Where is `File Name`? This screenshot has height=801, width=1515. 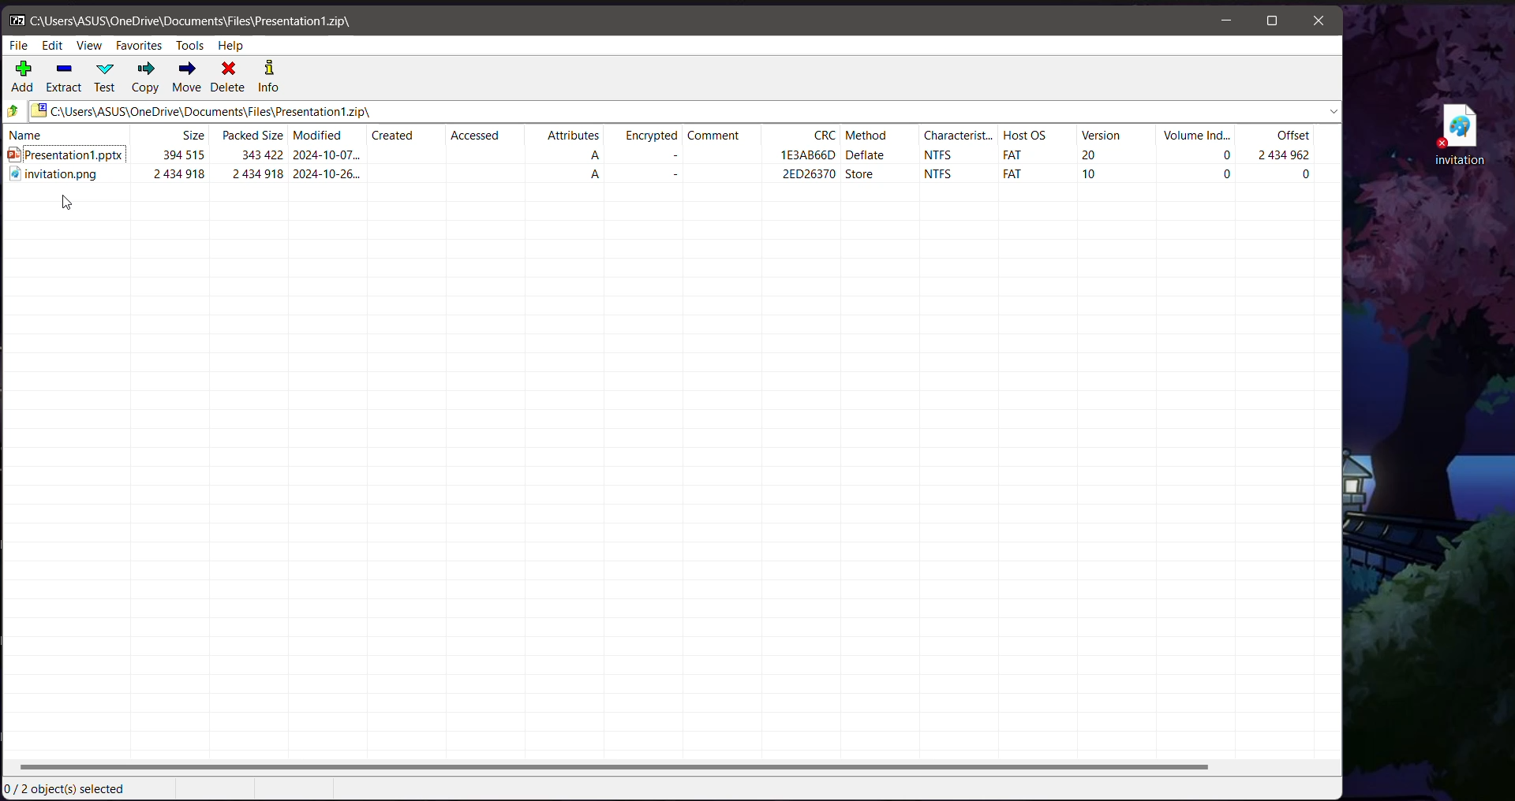 File Name is located at coordinates (68, 135).